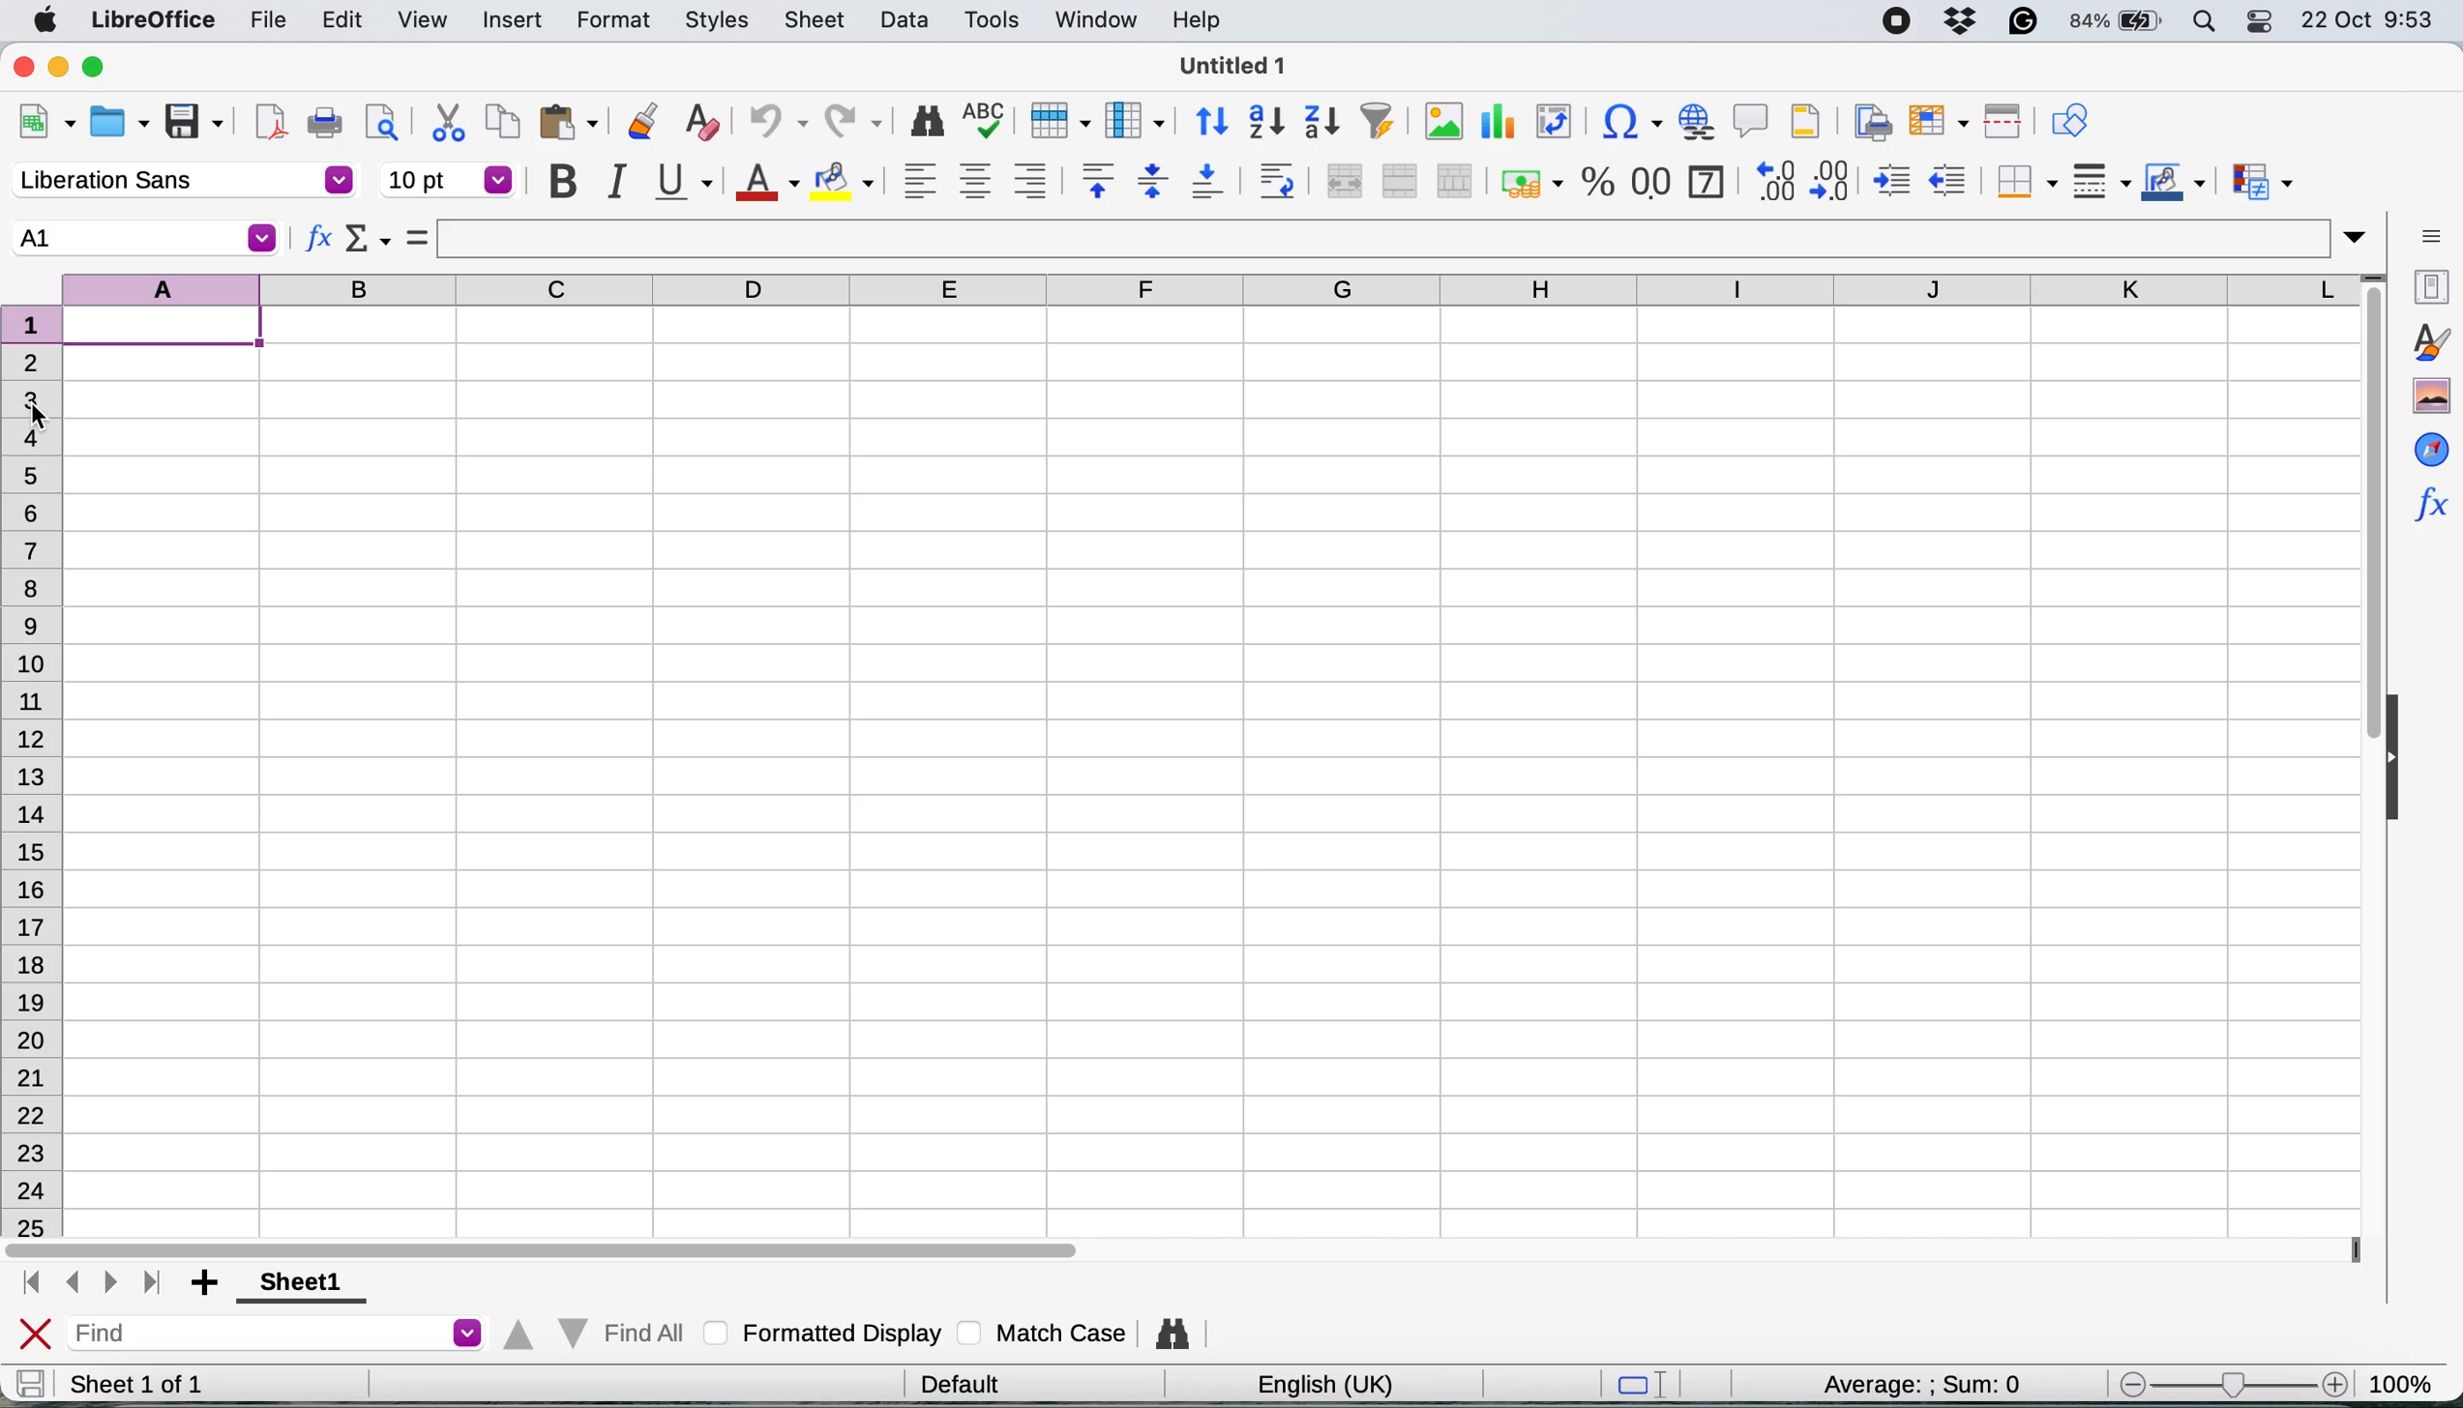  I want to click on redo, so click(855, 124).